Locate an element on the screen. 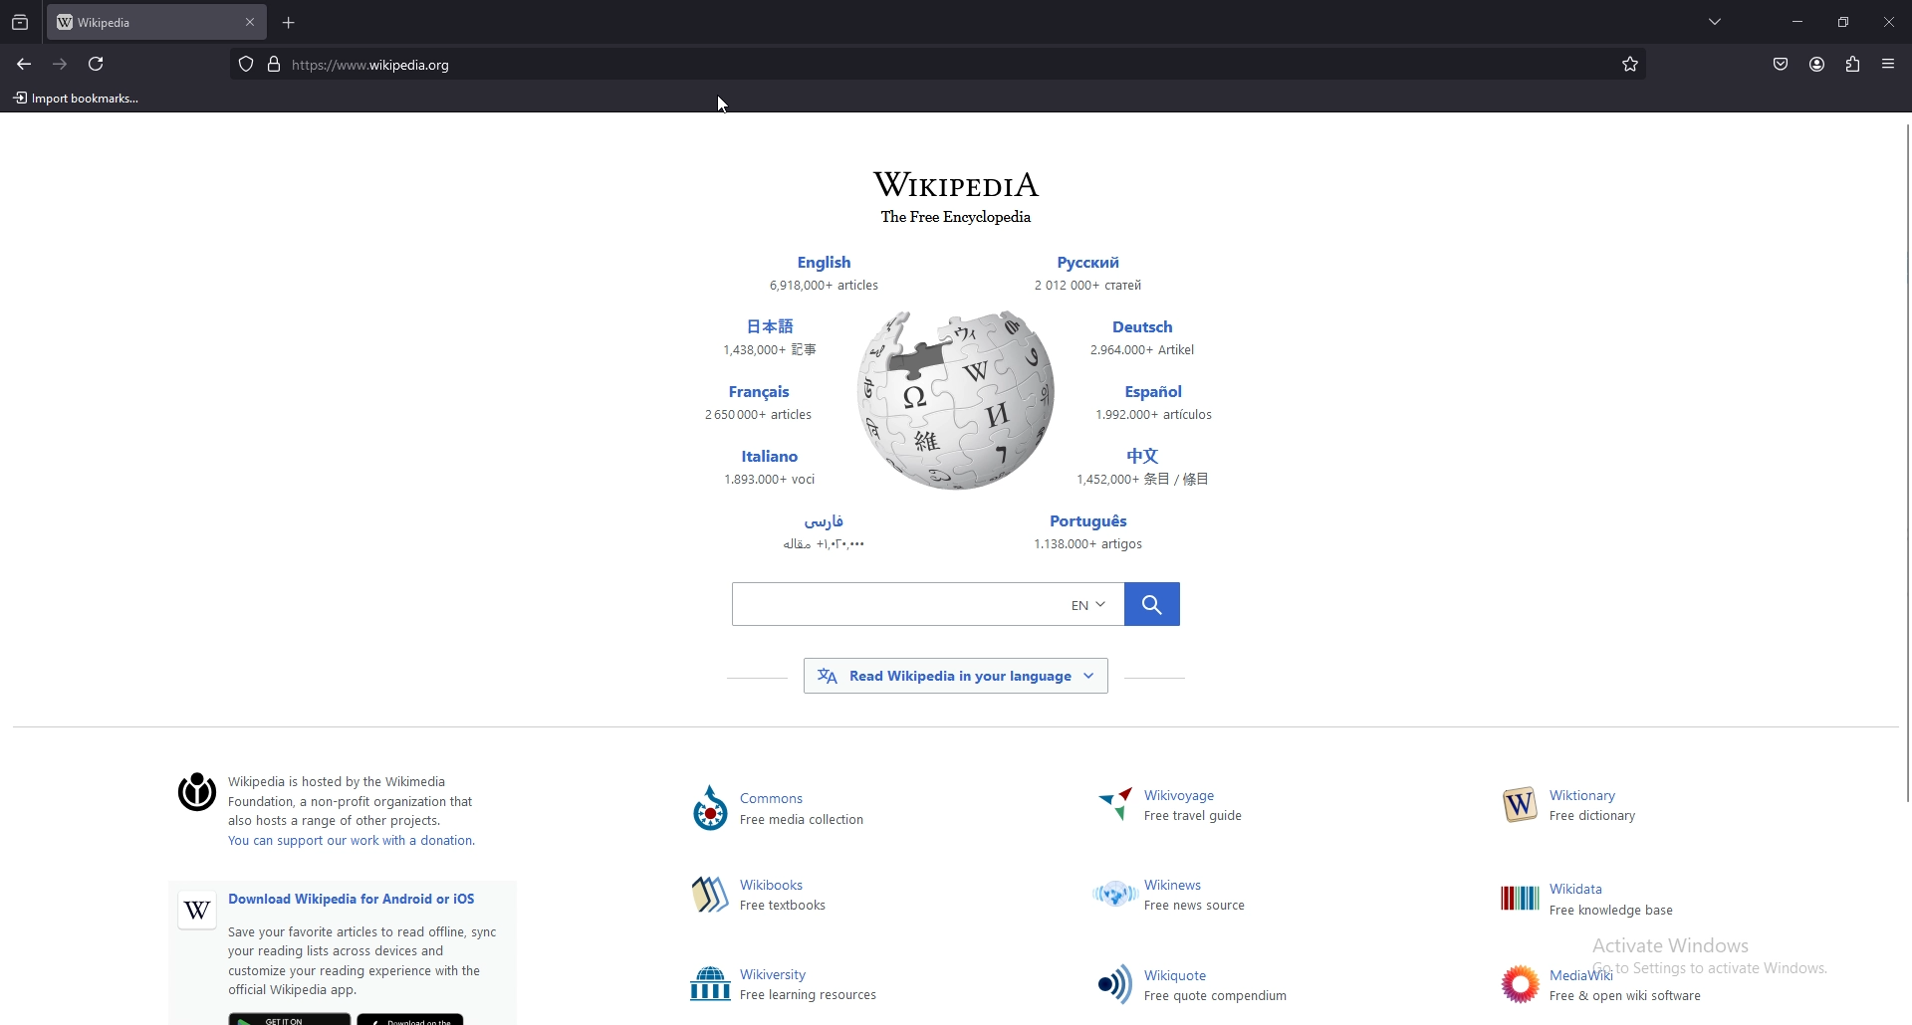 The width and height of the screenshot is (1912, 1025). ‘Wikipedia is hosted by the Wikimedia

) Foundation, a non-profit organization that
also hosts a range of other projects.
You can support our work with a donation. is located at coordinates (368, 814).